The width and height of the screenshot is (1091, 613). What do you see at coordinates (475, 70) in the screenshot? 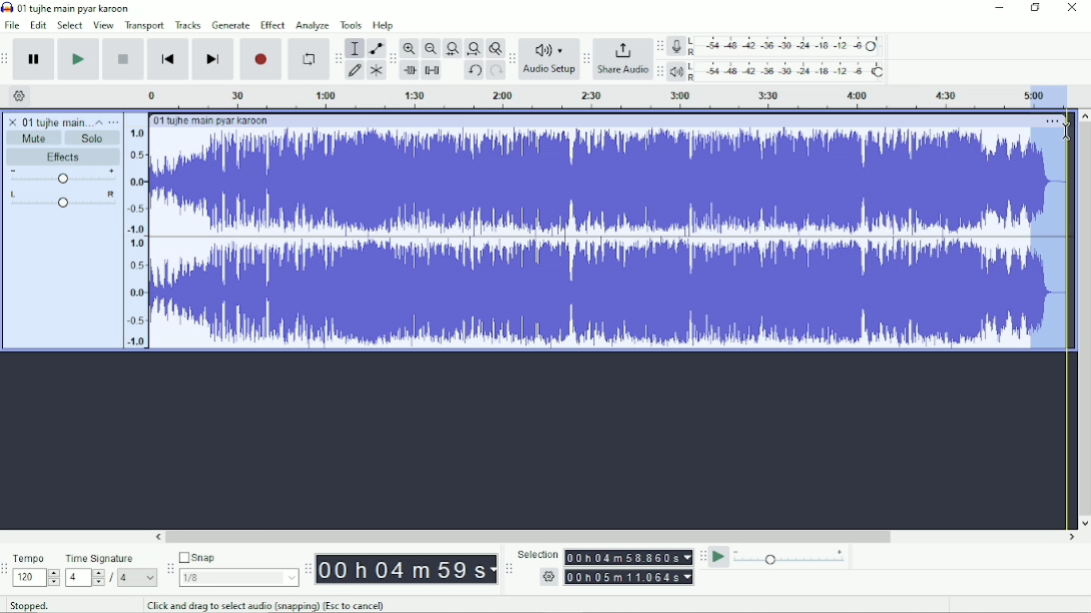
I see `Undo` at bounding box center [475, 70].